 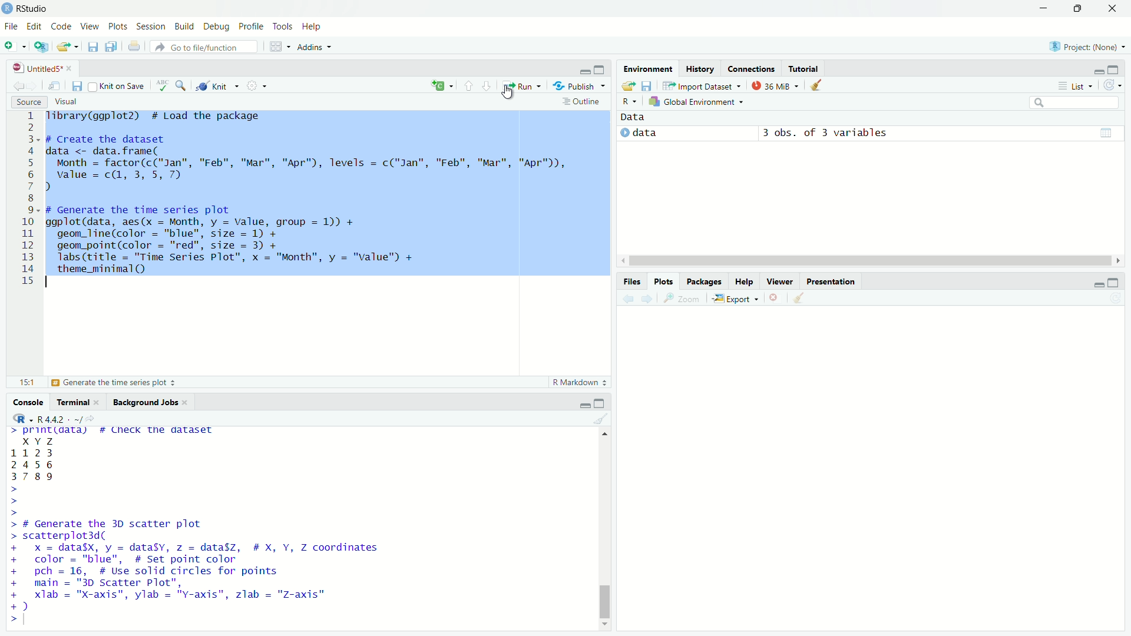 I want to click on settings, so click(x=259, y=88).